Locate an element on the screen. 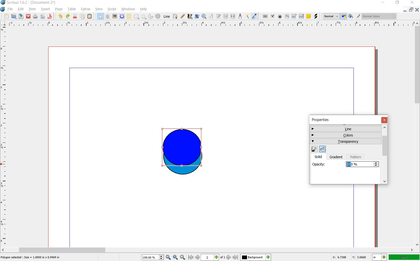 This screenshot has width=420, height=261. new is located at coordinates (6, 16).